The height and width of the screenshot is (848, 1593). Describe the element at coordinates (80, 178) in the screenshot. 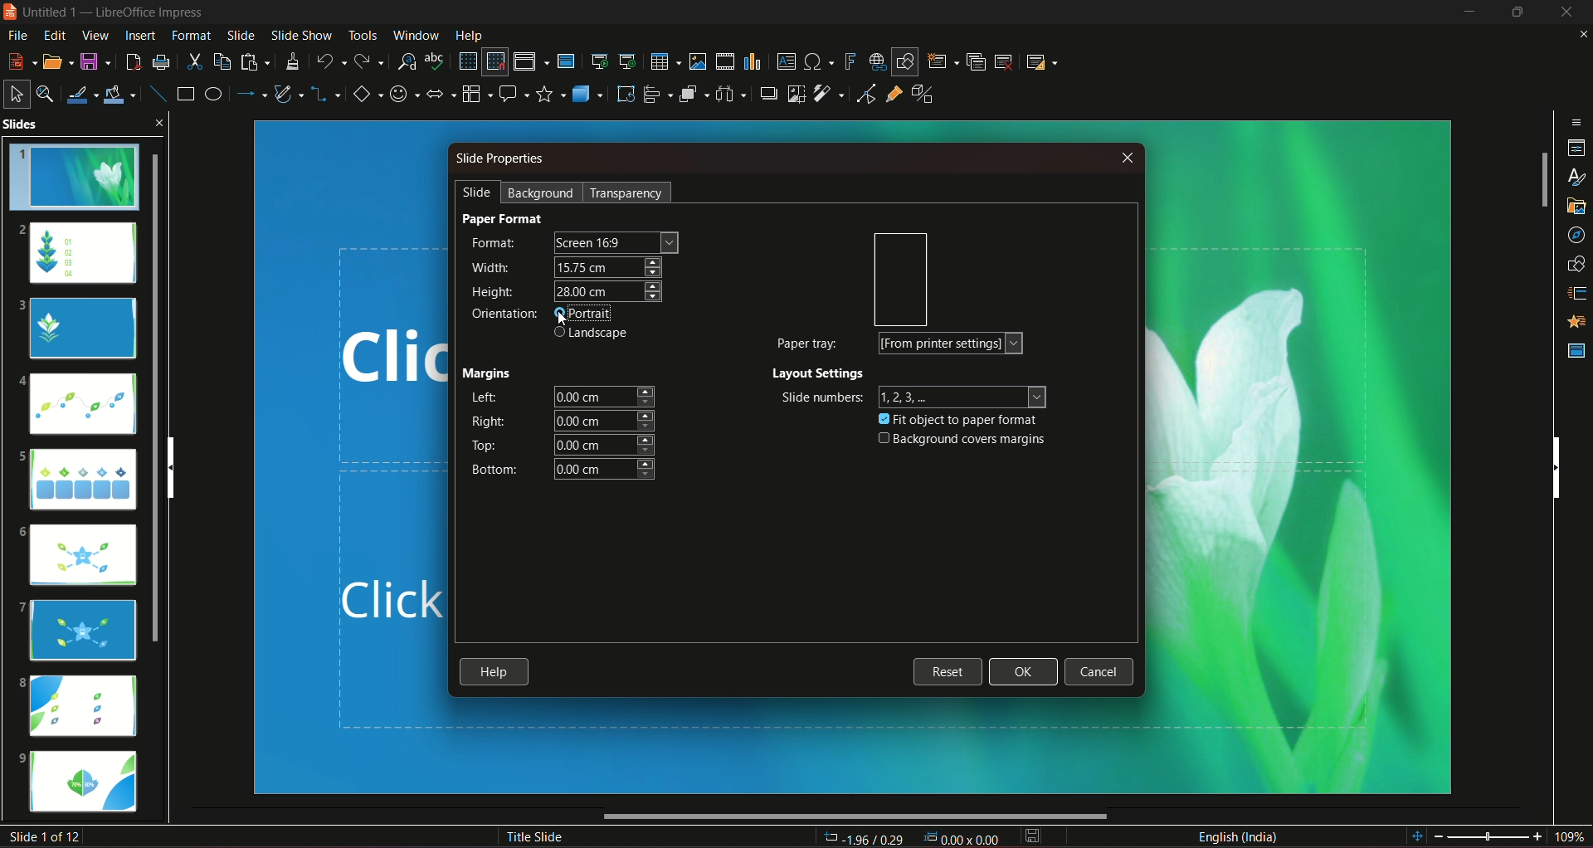

I see `slide 1` at that location.